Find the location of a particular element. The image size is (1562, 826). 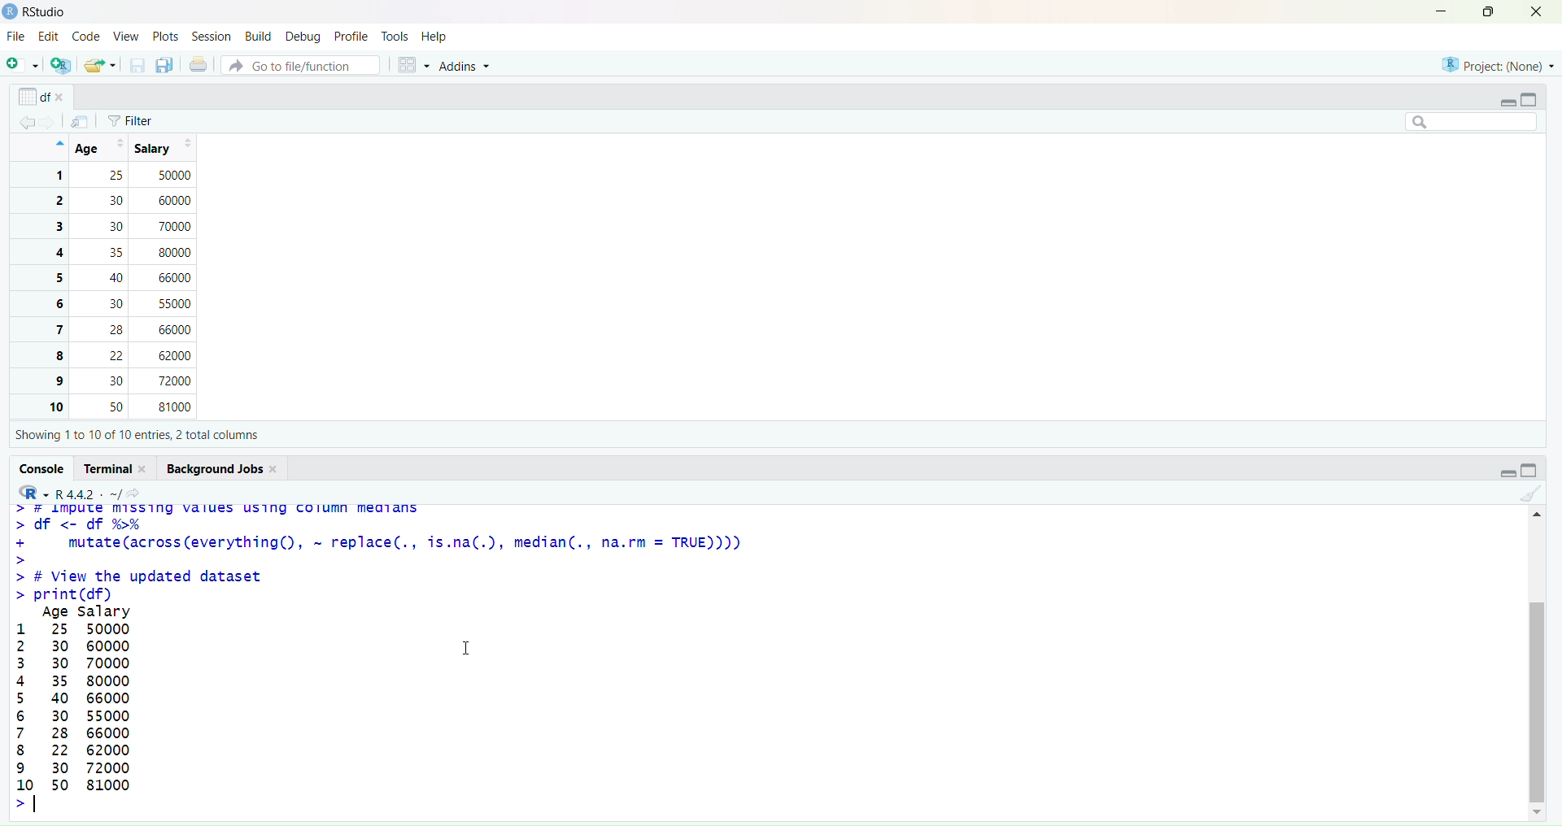

minimize is located at coordinates (1436, 11).